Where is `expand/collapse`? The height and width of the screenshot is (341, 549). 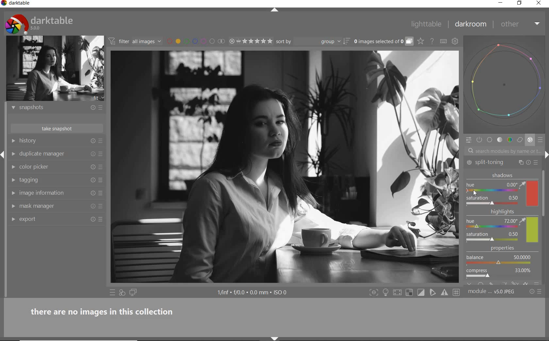
expand/collapse is located at coordinates (277, 10).